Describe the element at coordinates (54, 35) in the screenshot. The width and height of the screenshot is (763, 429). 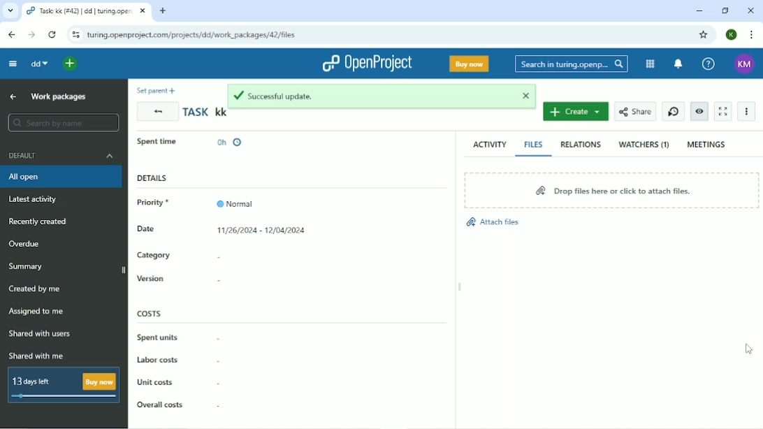
I see `Reload this page` at that location.